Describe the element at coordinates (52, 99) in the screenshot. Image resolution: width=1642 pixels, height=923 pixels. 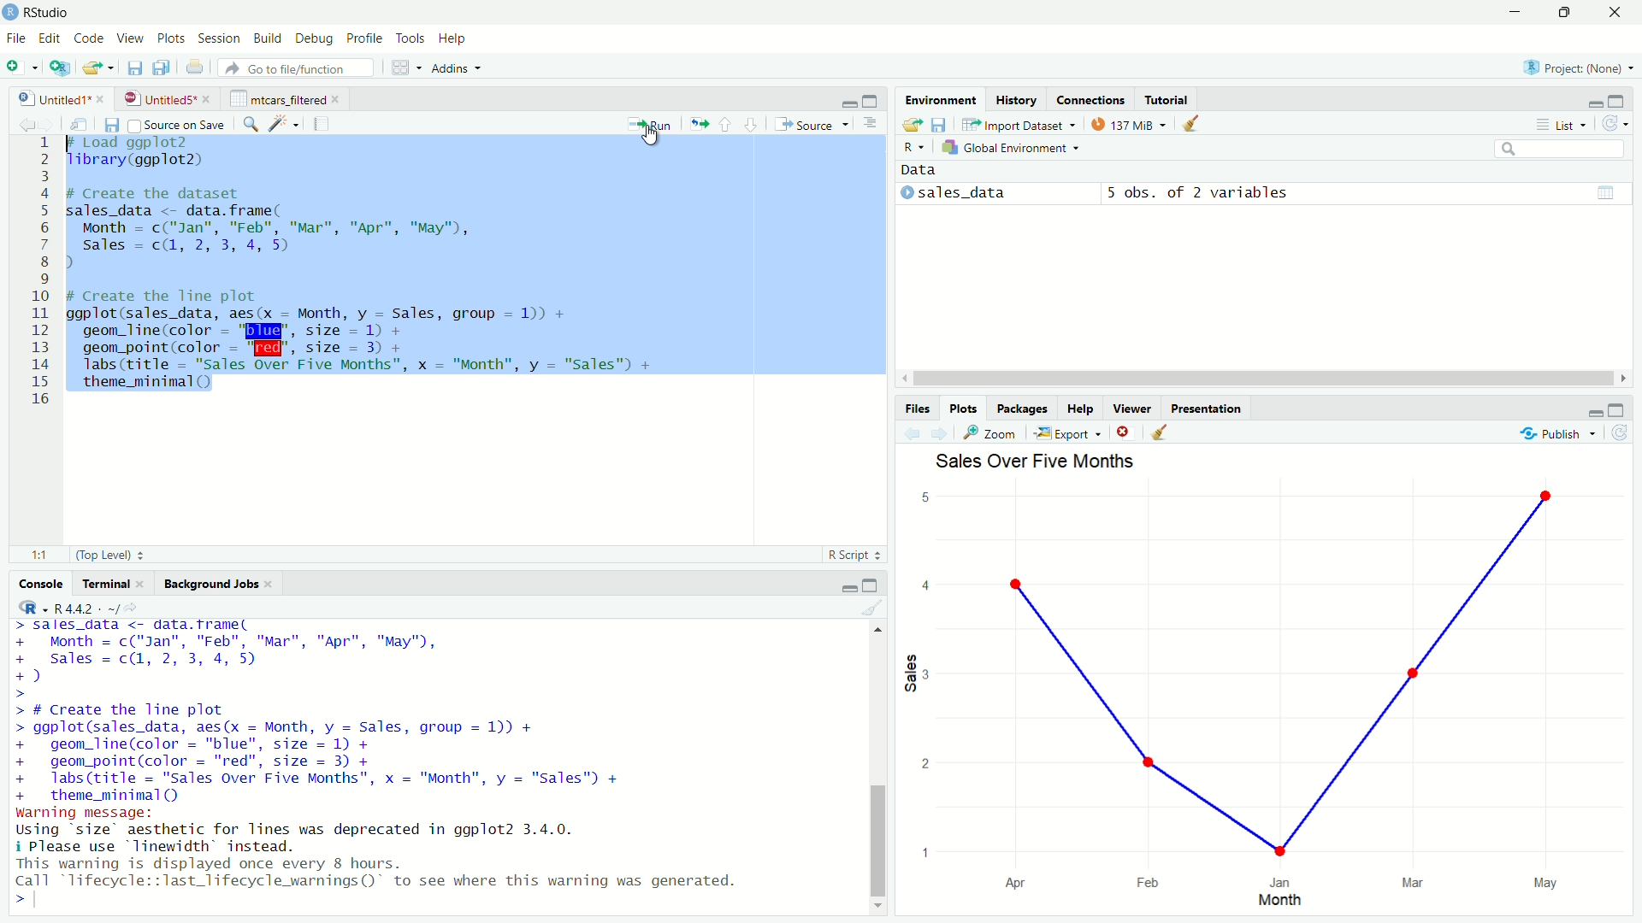
I see `untitled1` at that location.